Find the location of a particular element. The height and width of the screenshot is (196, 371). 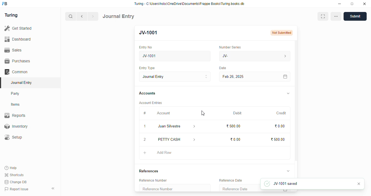

options is located at coordinates (336, 16).